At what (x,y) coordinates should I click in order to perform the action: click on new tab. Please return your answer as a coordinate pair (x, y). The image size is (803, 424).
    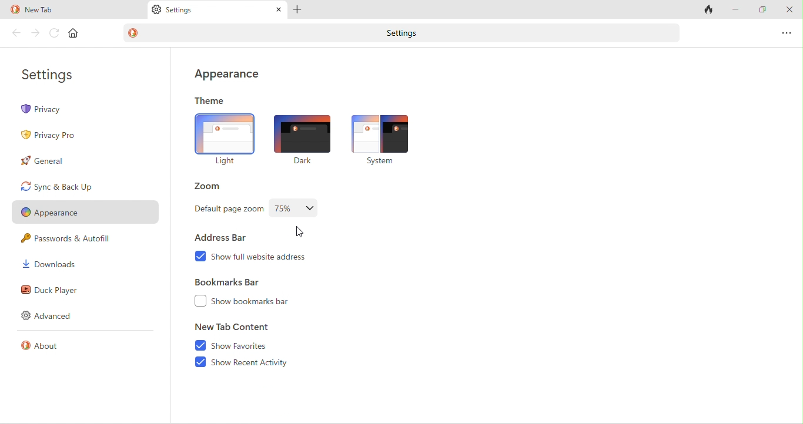
    Looking at the image, I should click on (58, 11).